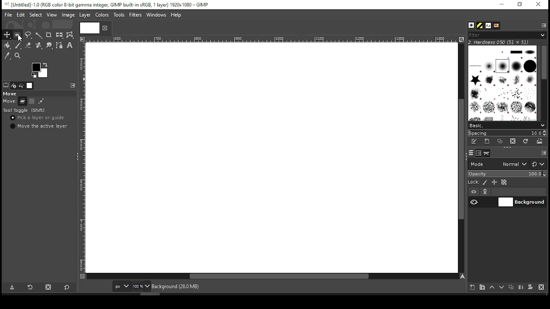 This screenshot has height=309, width=550. What do you see at coordinates (176, 15) in the screenshot?
I see `help` at bounding box center [176, 15].